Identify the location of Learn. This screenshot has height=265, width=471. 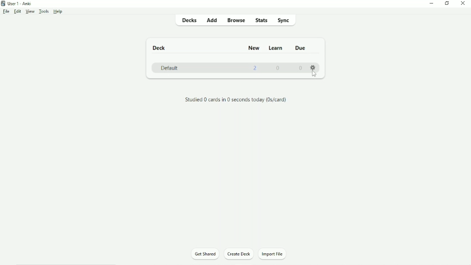
(275, 48).